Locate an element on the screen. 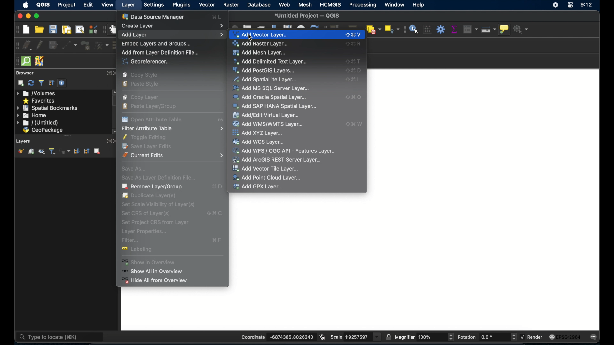 This screenshot has height=345, width=614. digitize with segment is located at coordinates (70, 45).